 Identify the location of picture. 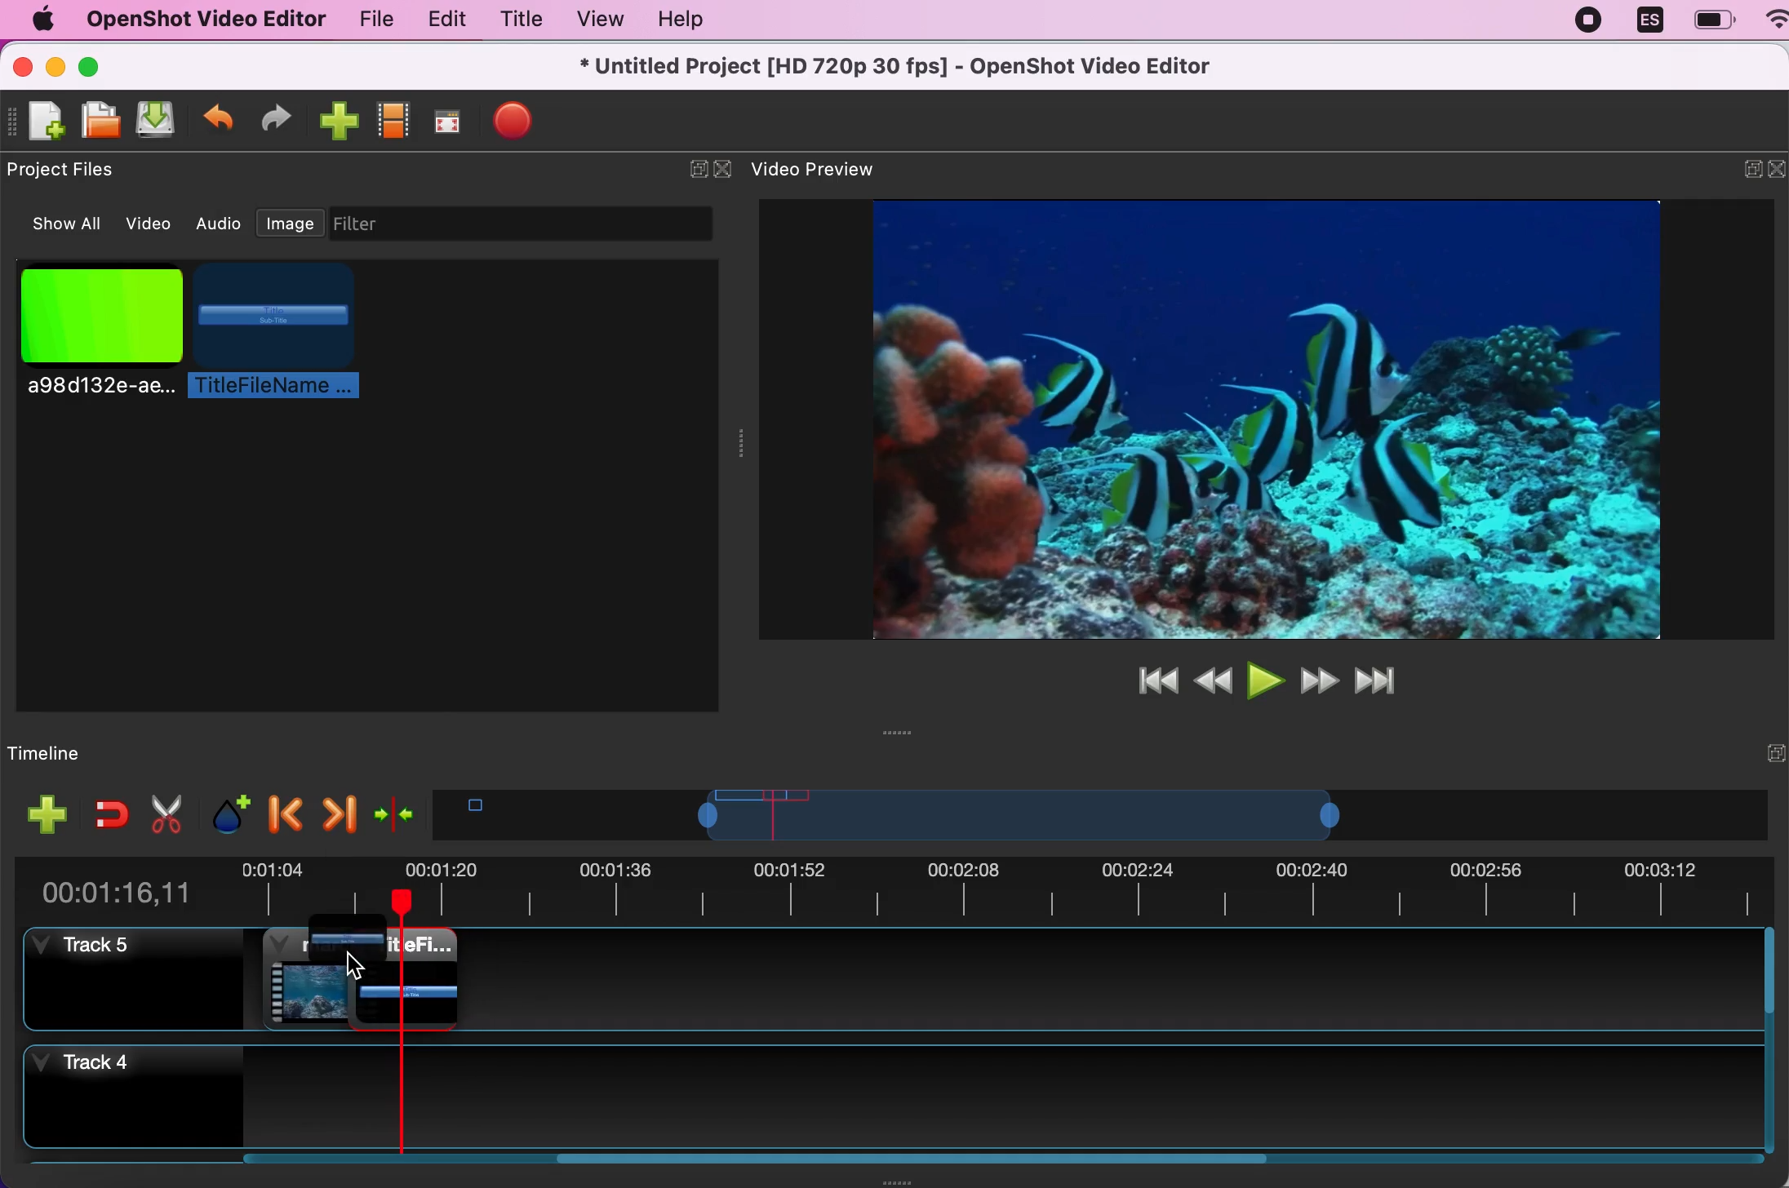
(97, 343).